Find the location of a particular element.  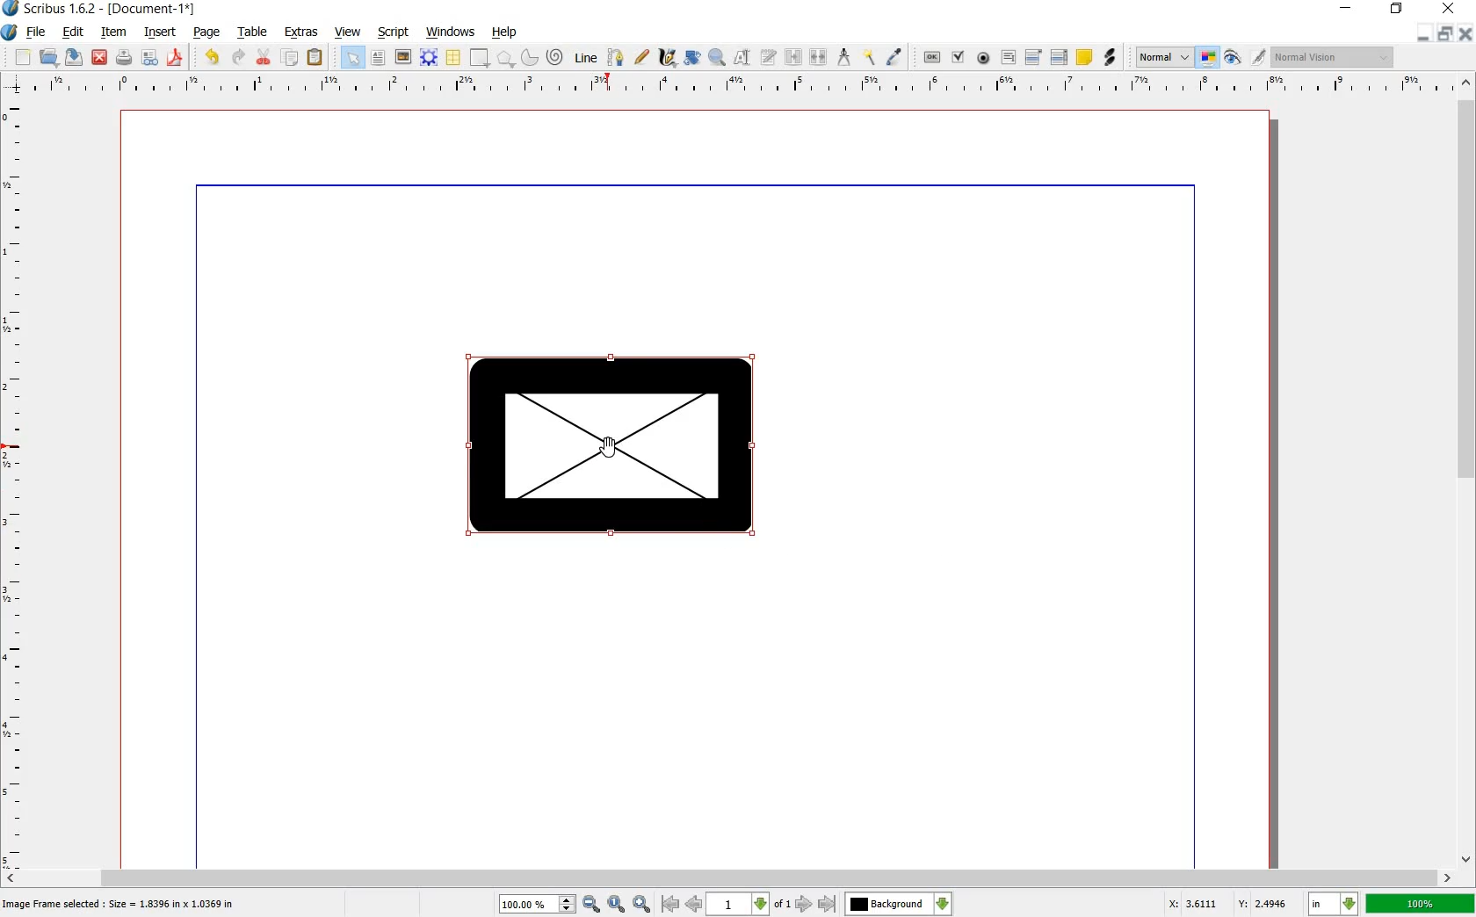

close document is located at coordinates (1467, 32).